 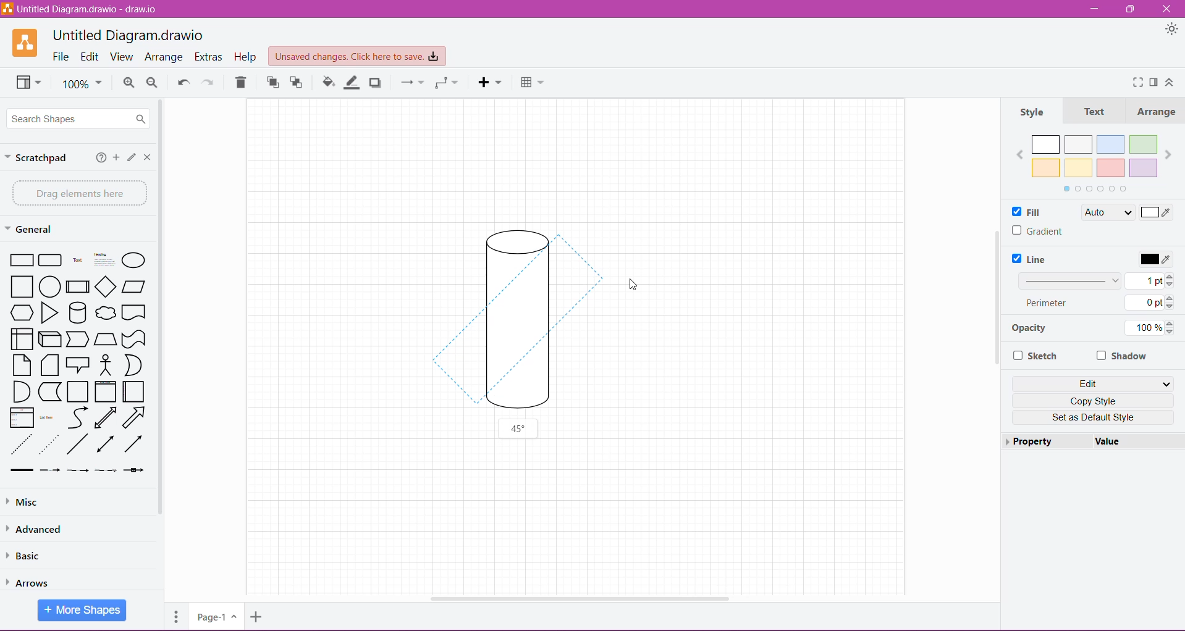 I want to click on Fill - enabled, so click(x=1037, y=211).